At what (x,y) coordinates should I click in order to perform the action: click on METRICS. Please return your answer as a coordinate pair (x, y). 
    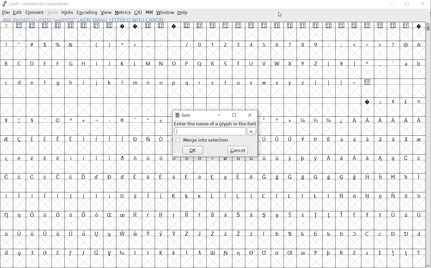
    Looking at the image, I should click on (123, 13).